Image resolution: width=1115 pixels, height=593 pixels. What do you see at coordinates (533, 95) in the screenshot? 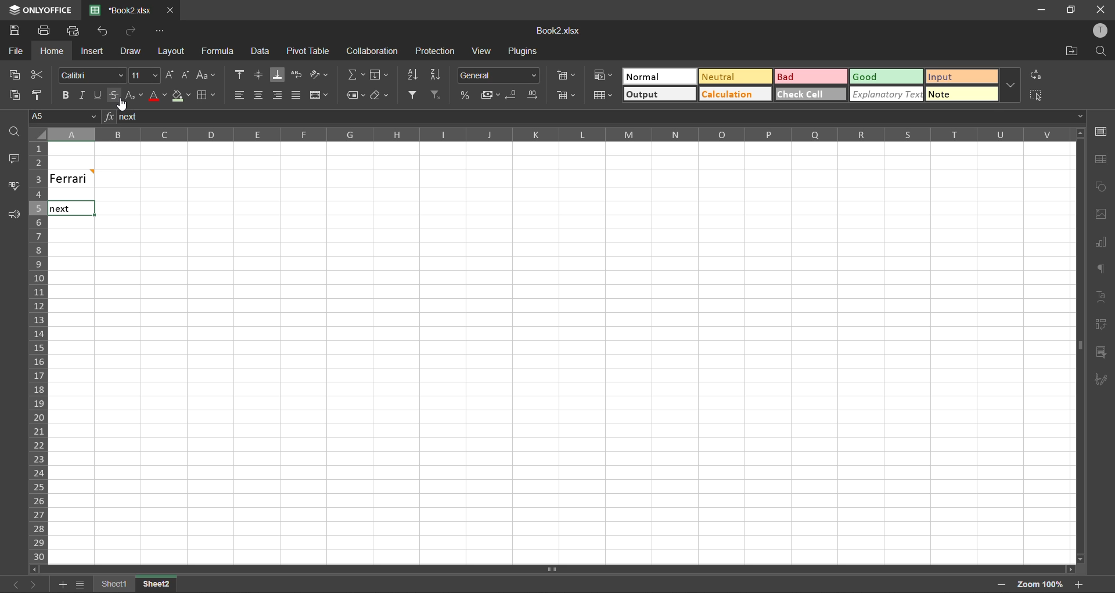
I see `increase decimal` at bounding box center [533, 95].